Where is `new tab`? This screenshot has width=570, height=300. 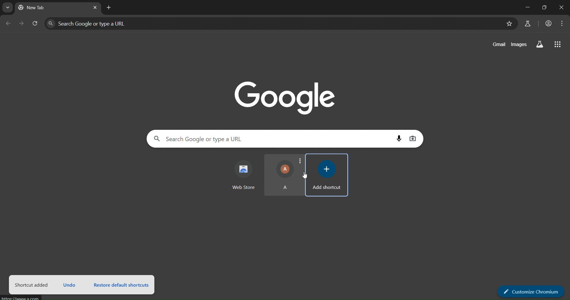
new tab is located at coordinates (110, 7).